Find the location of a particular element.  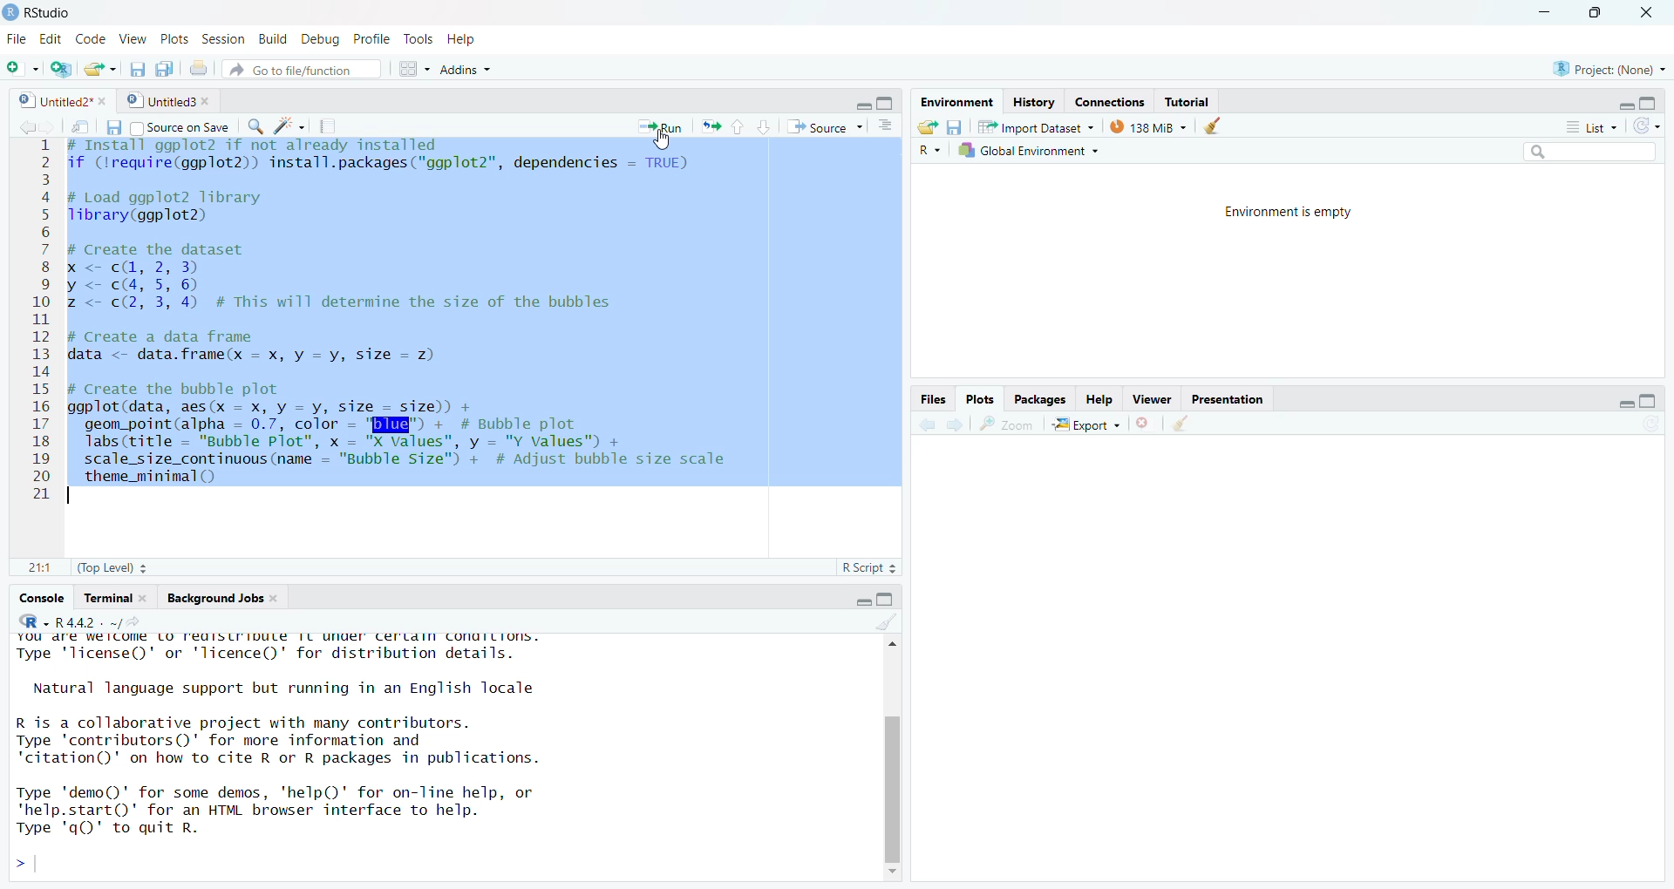

= List  is located at coordinates (1582, 126).